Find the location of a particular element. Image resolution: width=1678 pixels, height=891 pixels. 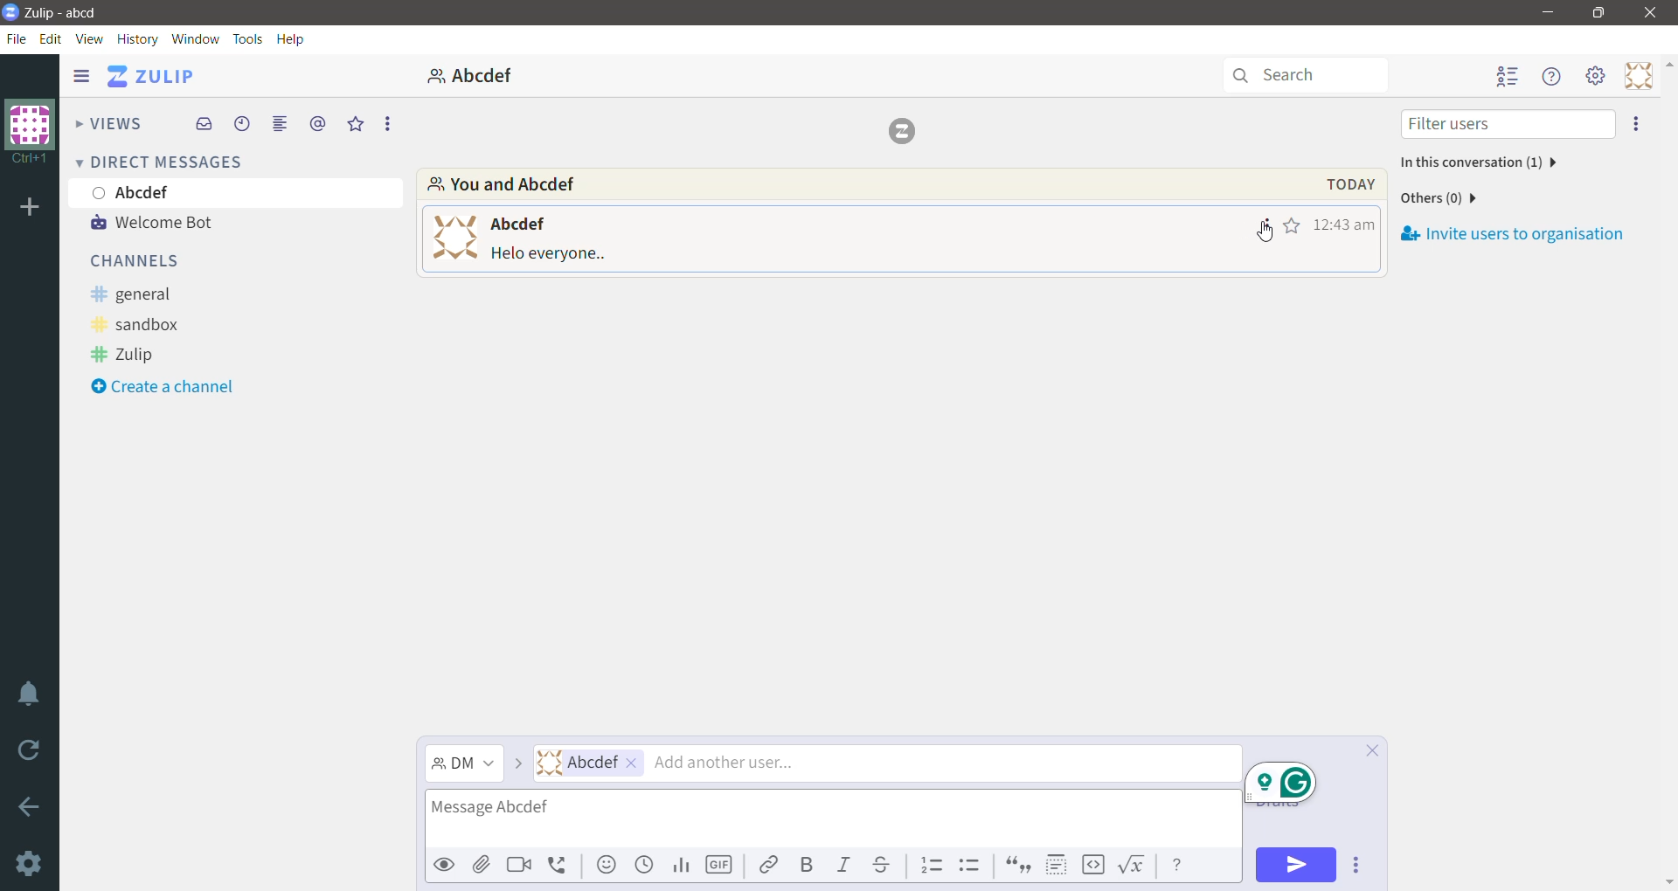

Vertical Scroll Bar is located at coordinates (1668, 473).